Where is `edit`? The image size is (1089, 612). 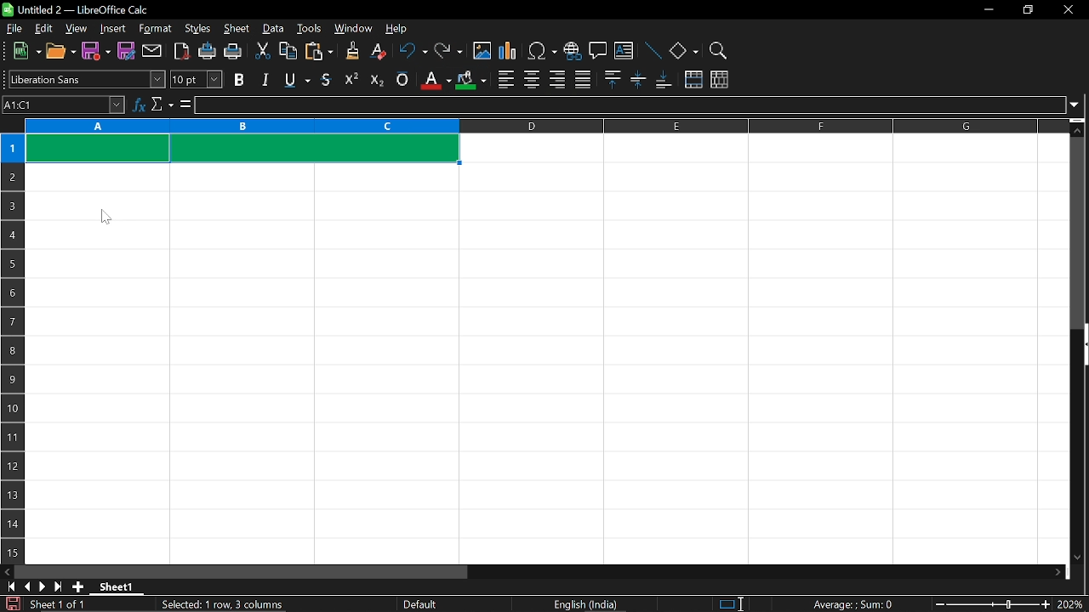
edit is located at coordinates (41, 29).